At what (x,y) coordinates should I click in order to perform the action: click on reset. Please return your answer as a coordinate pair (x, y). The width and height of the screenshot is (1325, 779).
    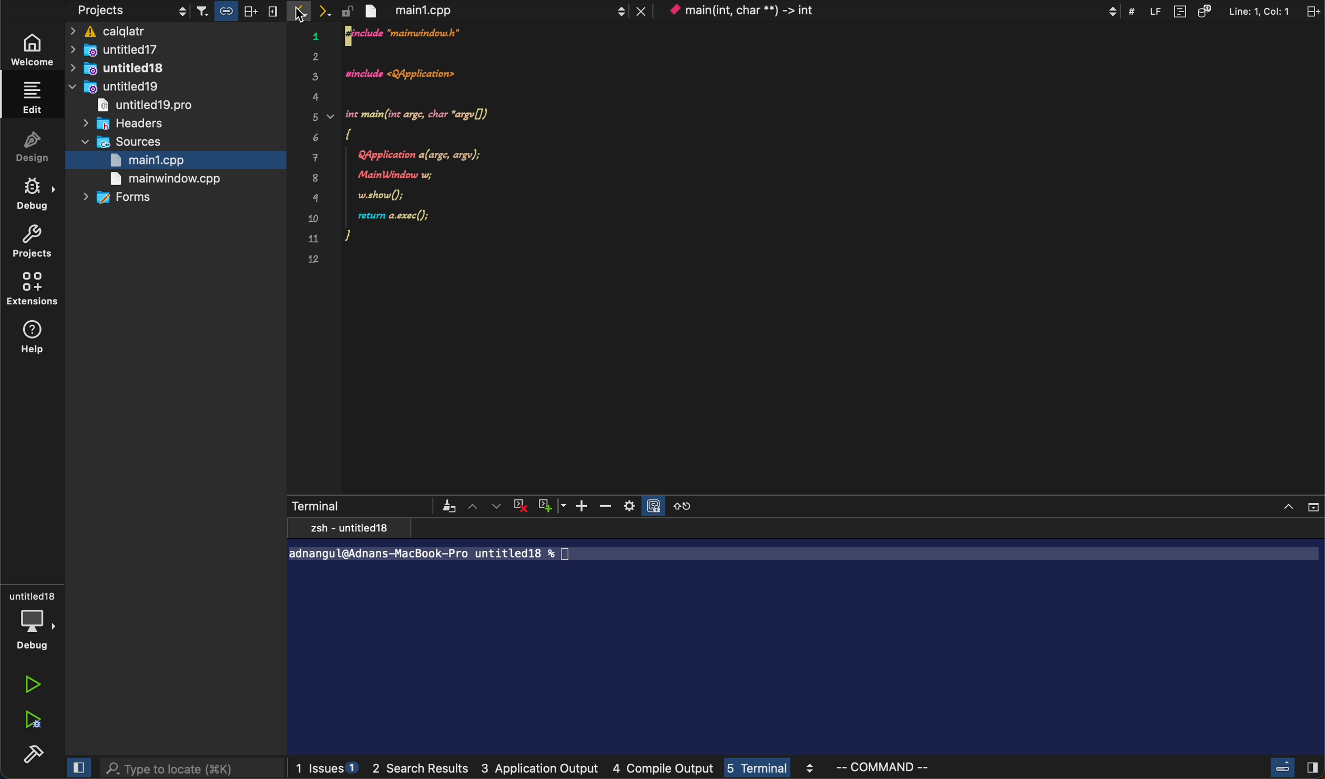
    Looking at the image, I should click on (688, 505).